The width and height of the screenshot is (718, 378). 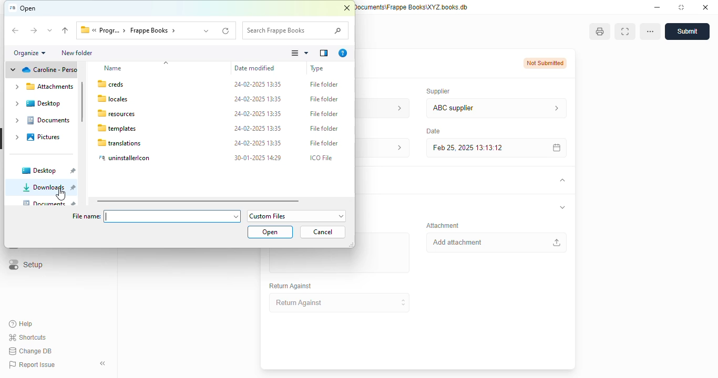 I want to click on return against, so click(x=291, y=286).